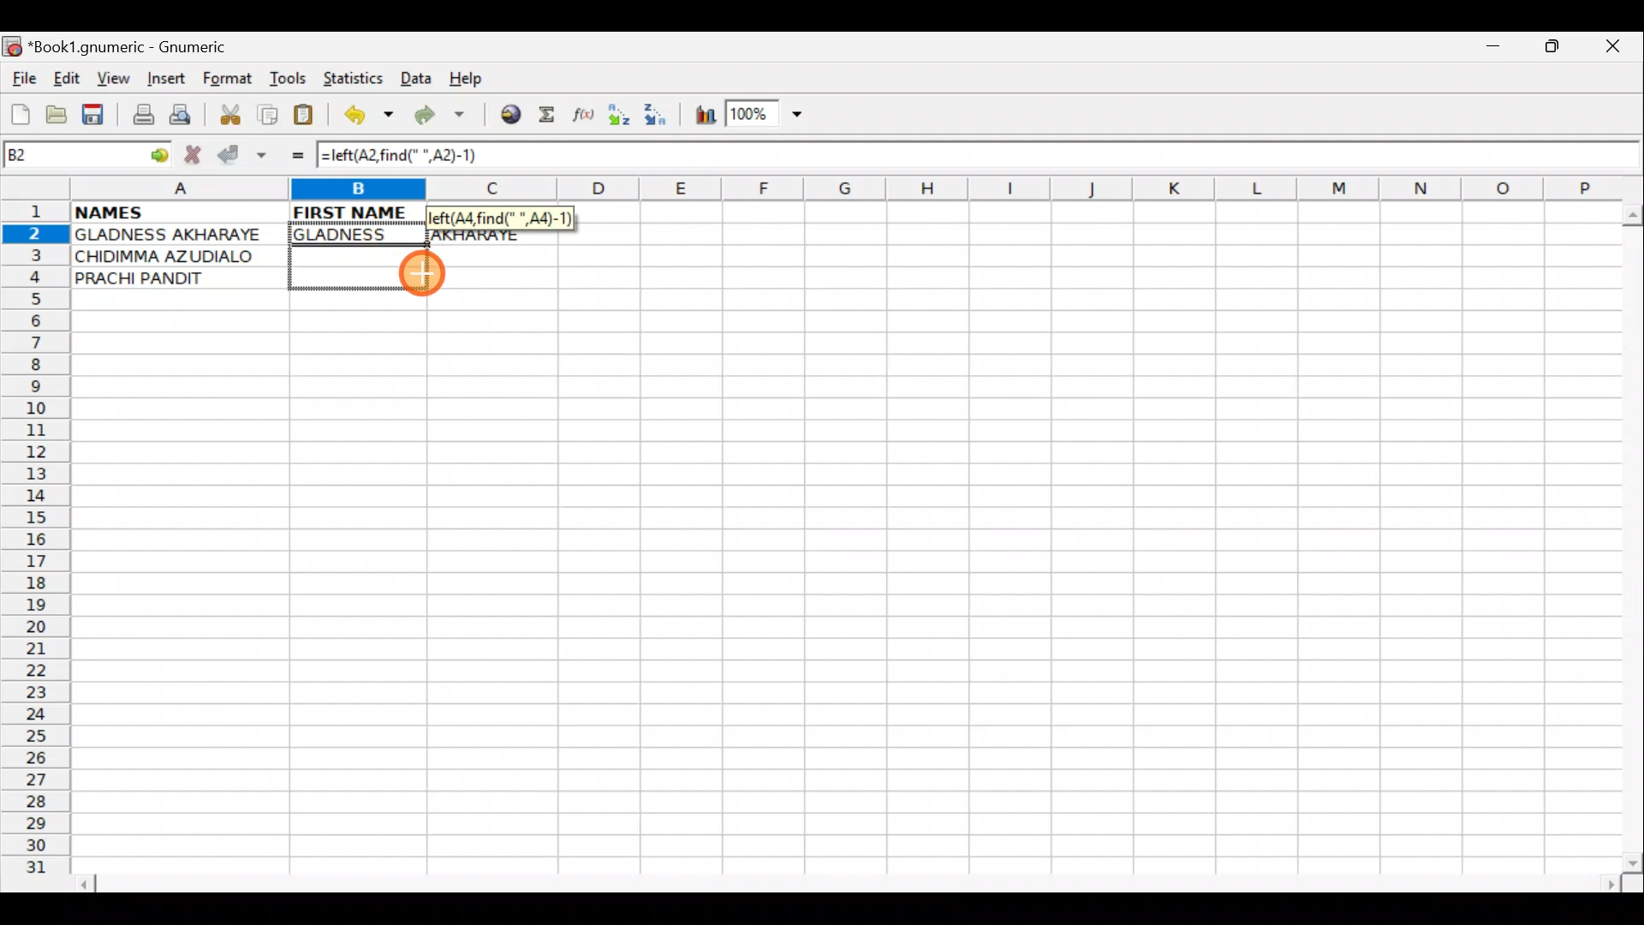 Image resolution: width=1644 pixels, height=925 pixels. What do you see at coordinates (171, 256) in the screenshot?
I see `CHIDIMMA AZUDIALO` at bounding box center [171, 256].